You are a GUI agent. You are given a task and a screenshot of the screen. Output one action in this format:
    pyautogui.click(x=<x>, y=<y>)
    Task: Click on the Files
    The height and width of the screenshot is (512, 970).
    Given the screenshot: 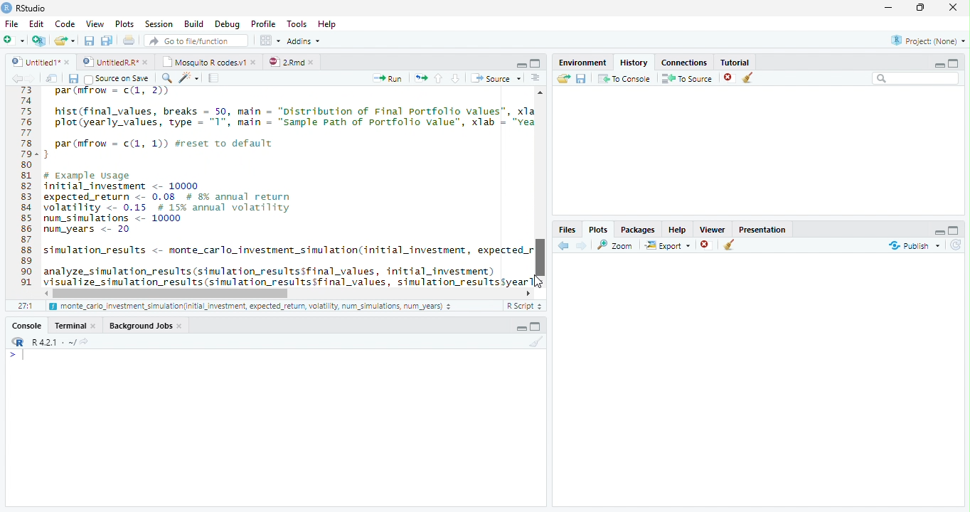 What is the action you would take?
    pyautogui.click(x=567, y=229)
    